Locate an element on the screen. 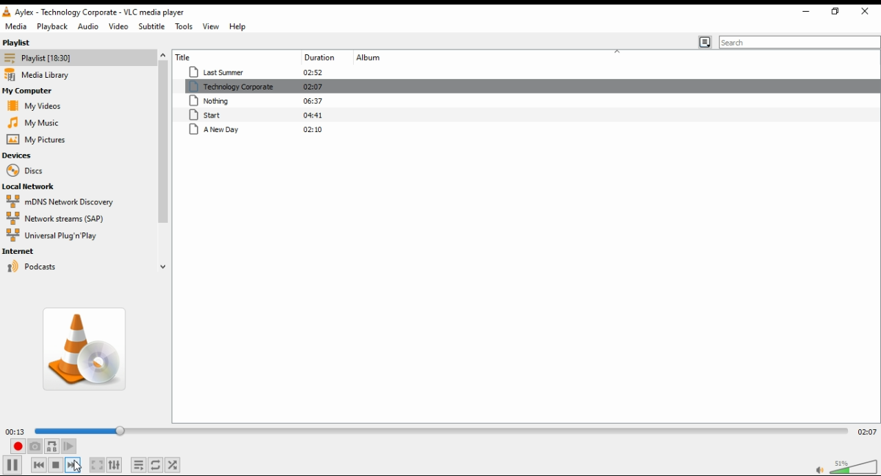  mDNS network discovery is located at coordinates (57, 202).